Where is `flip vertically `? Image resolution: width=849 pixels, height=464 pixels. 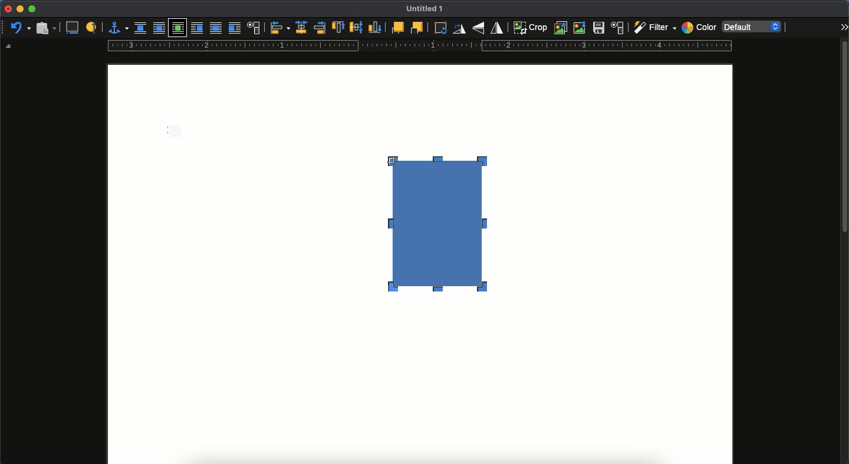
flip vertically  is located at coordinates (480, 28).